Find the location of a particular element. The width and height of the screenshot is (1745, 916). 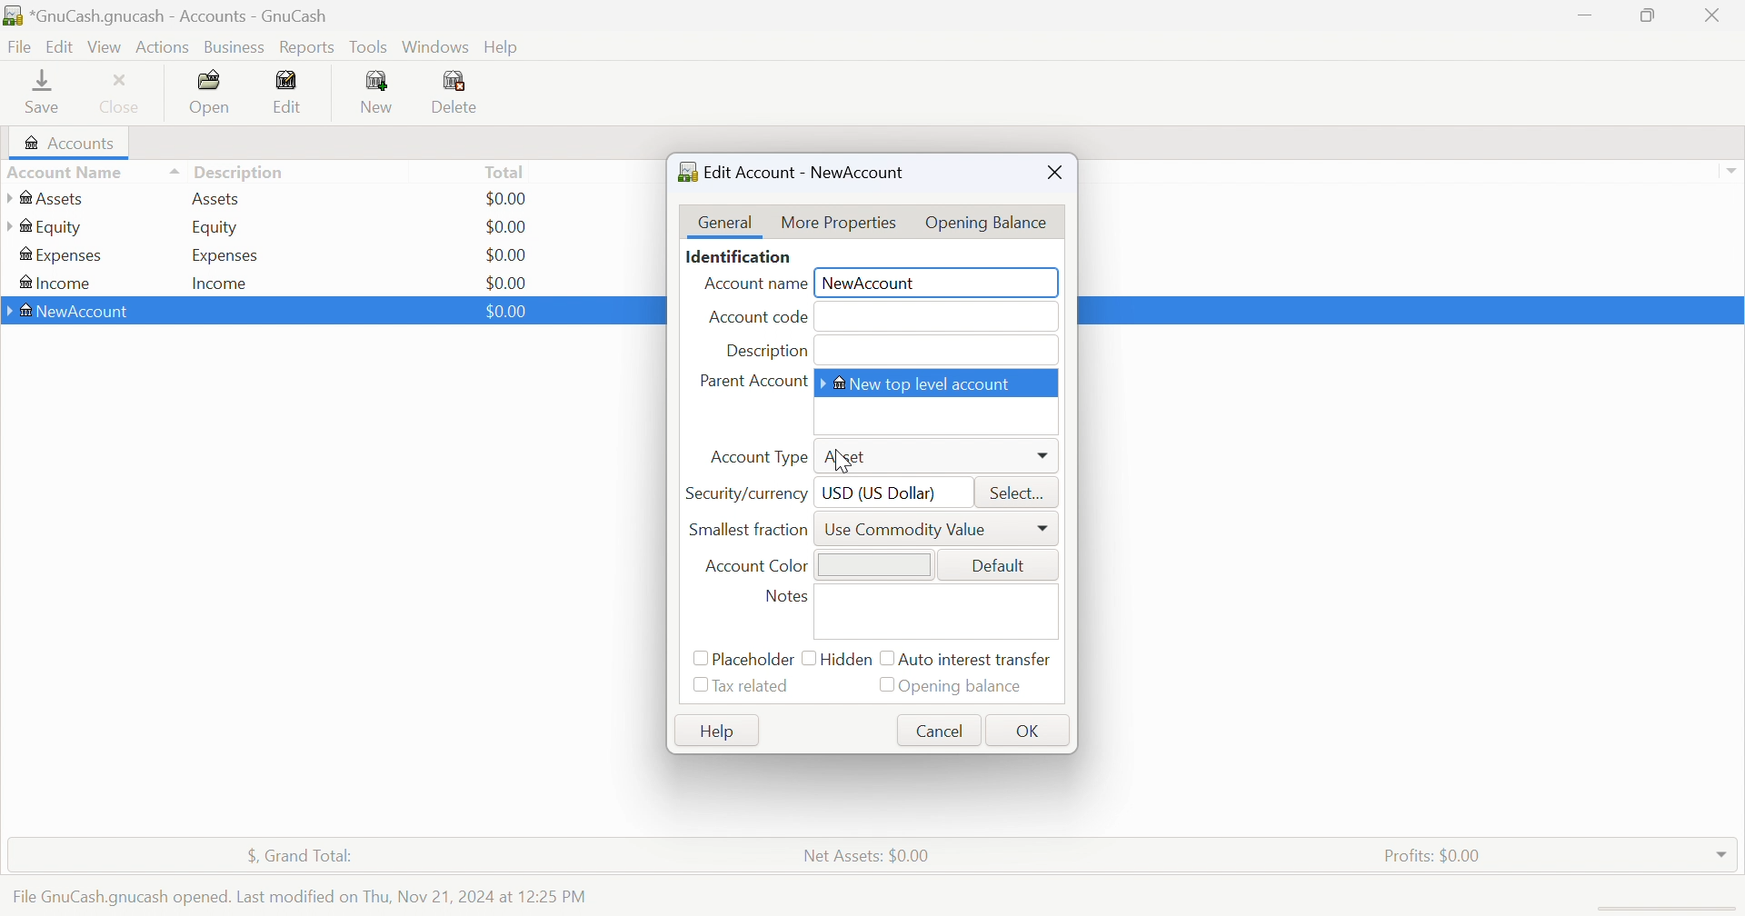

Net Assets: $0.00 is located at coordinates (865, 856).